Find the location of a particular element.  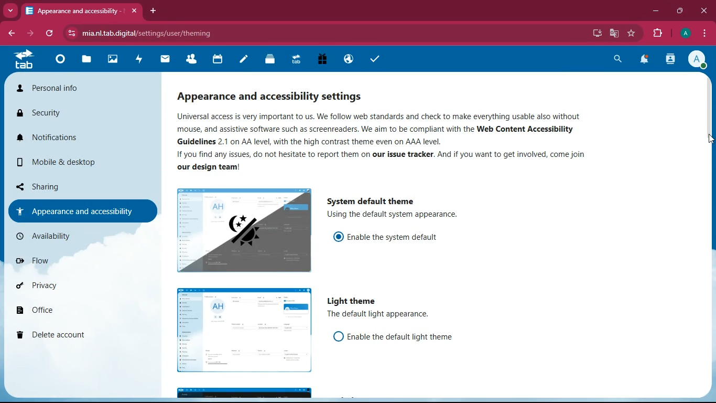

calendar is located at coordinates (216, 60).